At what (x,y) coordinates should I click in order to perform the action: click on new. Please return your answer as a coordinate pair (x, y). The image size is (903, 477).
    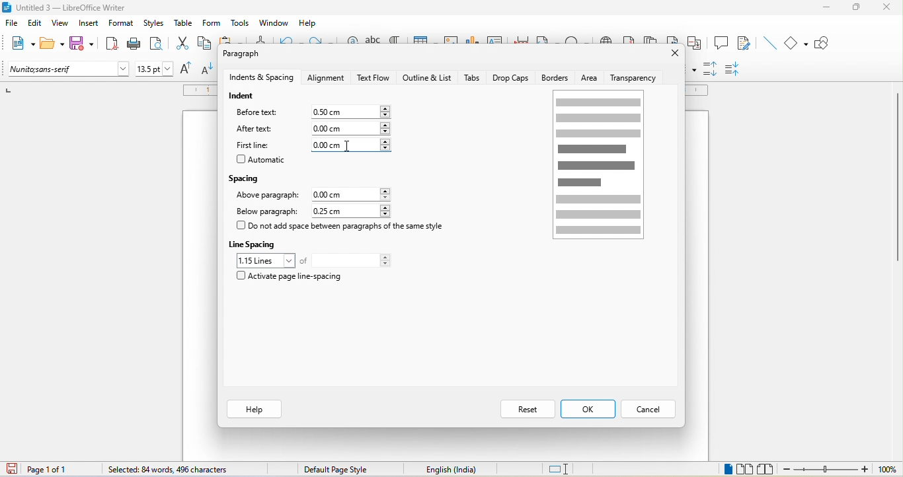
    Looking at the image, I should click on (20, 45).